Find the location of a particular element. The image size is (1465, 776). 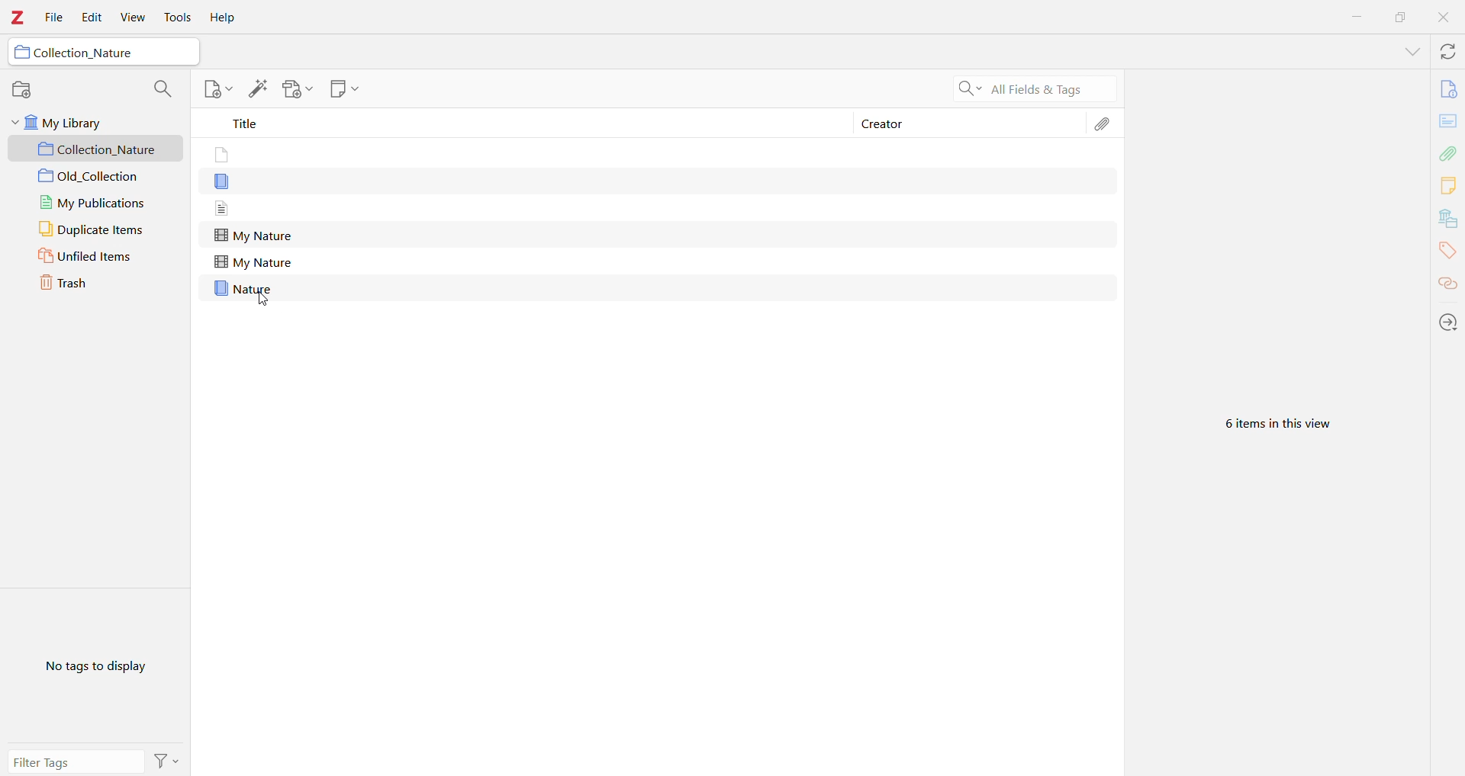

File is located at coordinates (55, 18).